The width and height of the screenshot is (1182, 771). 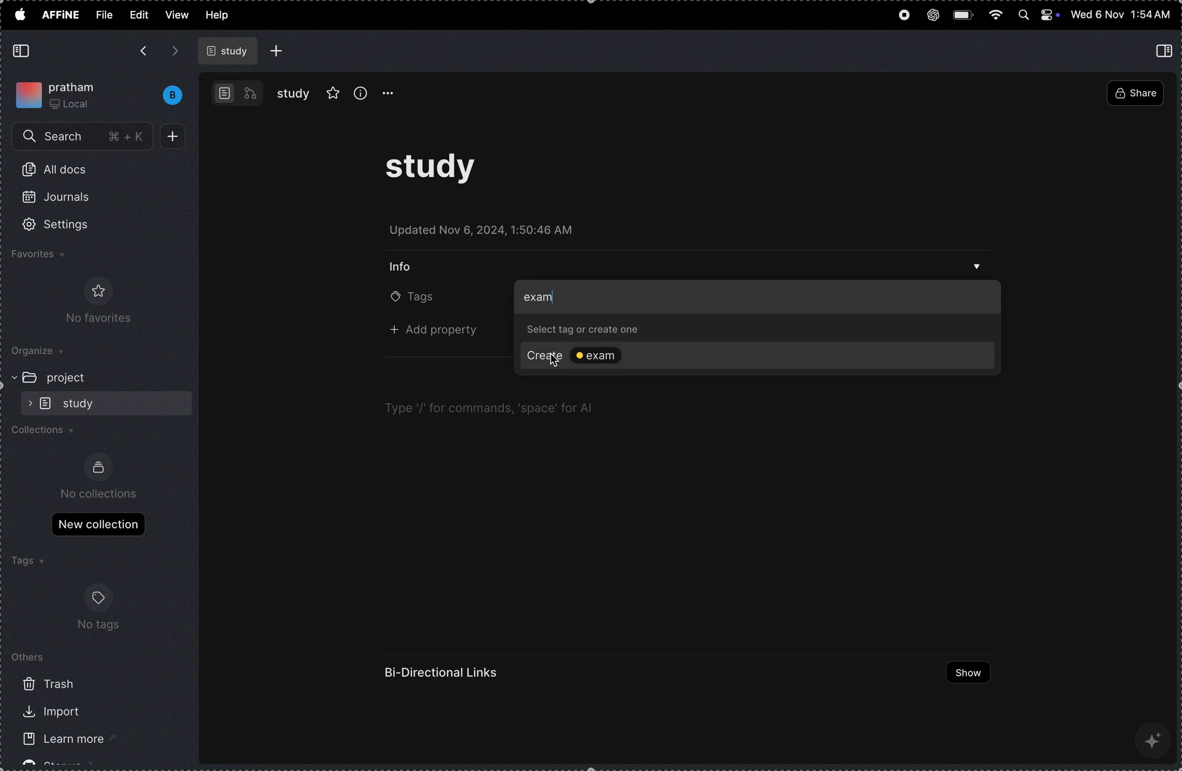 I want to click on drop down, so click(x=977, y=269).